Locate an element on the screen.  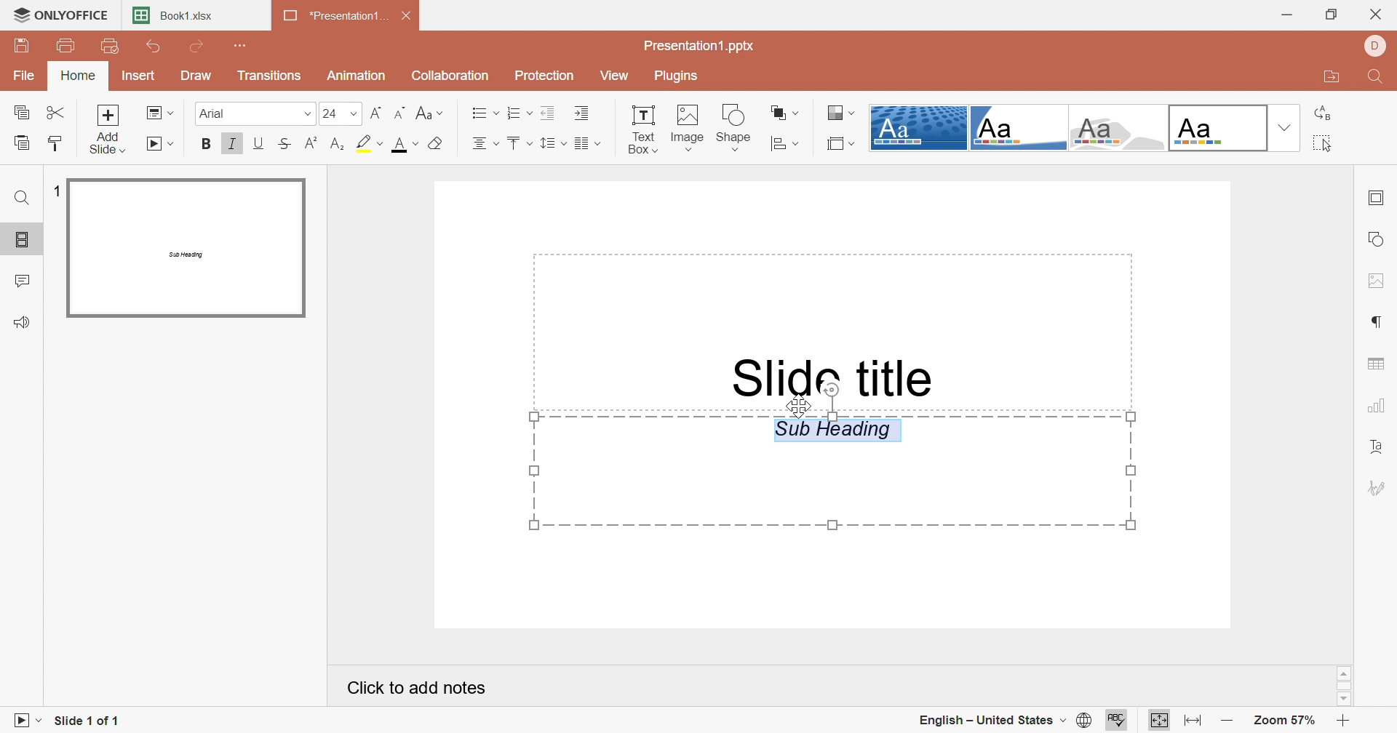
Align center is located at coordinates (487, 143).